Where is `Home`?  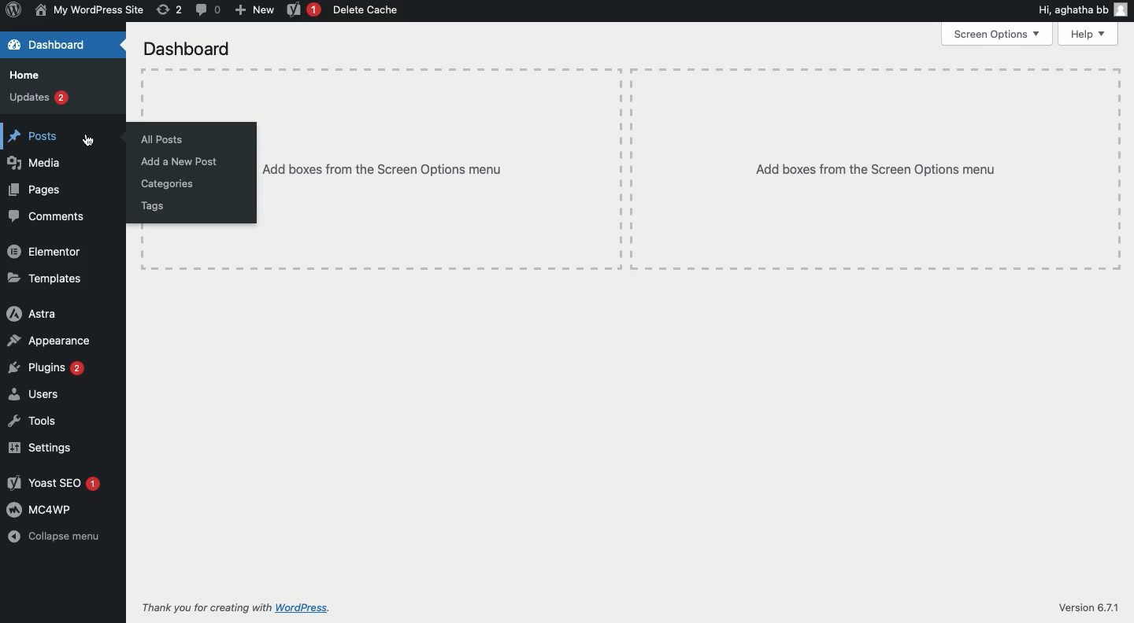 Home is located at coordinates (29, 75).